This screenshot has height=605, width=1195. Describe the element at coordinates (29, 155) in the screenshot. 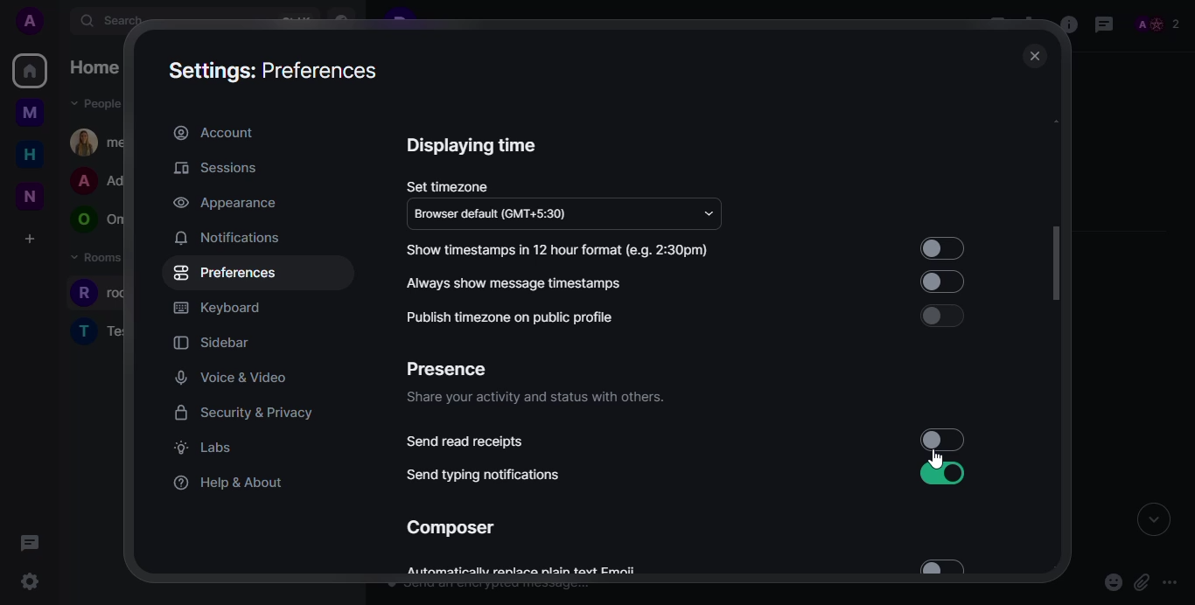

I see `home` at that location.